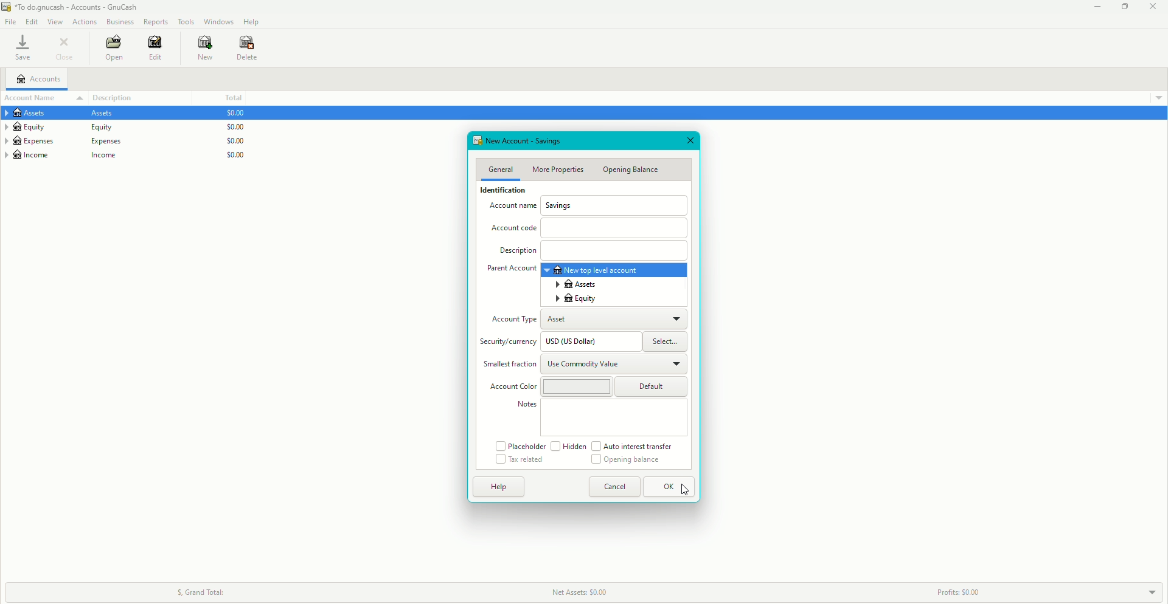  I want to click on Smallest fraction, so click(507, 365).